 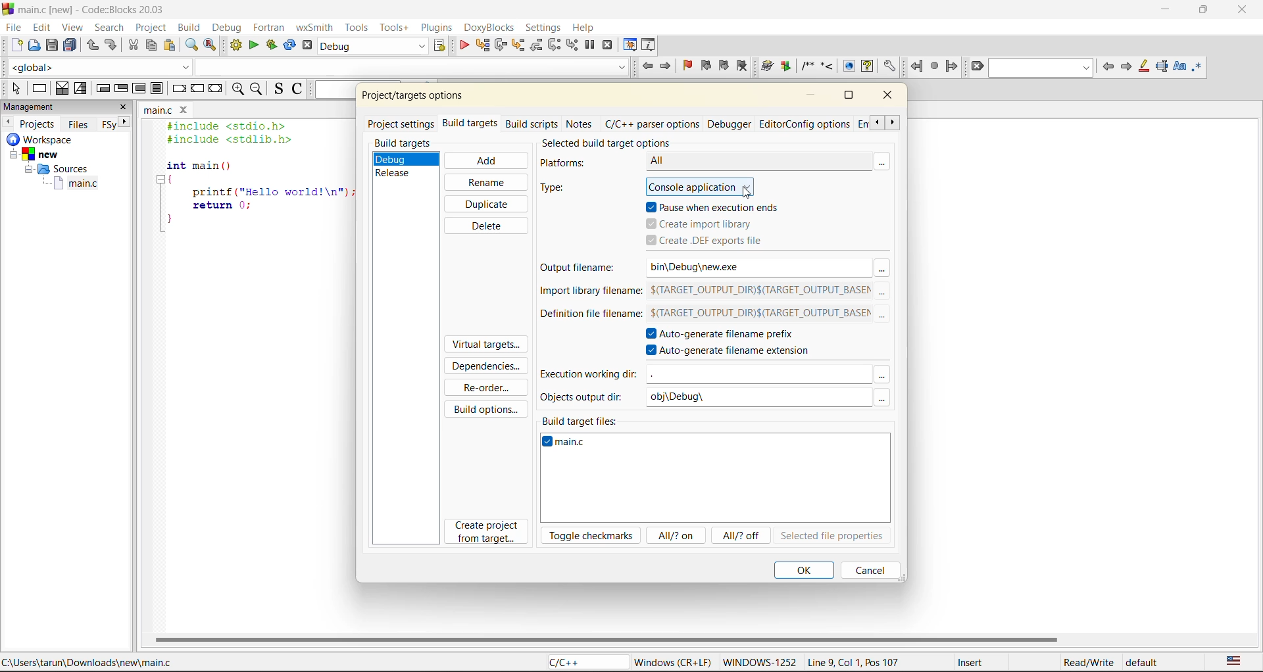 I want to click on reorder, so click(x=484, y=388).